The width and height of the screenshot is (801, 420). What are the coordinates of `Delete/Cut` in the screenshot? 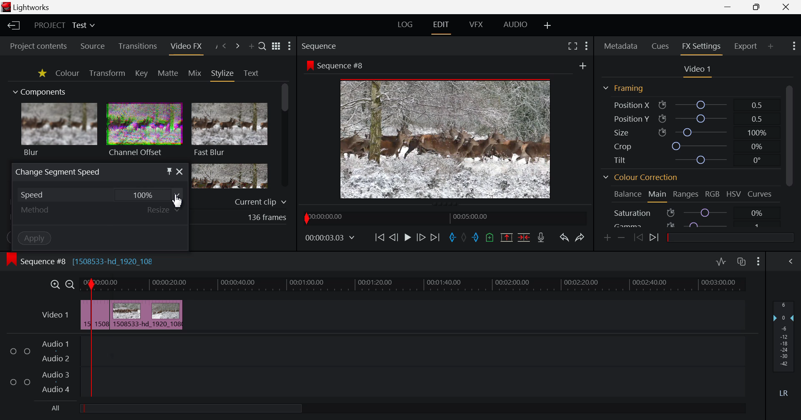 It's located at (524, 237).